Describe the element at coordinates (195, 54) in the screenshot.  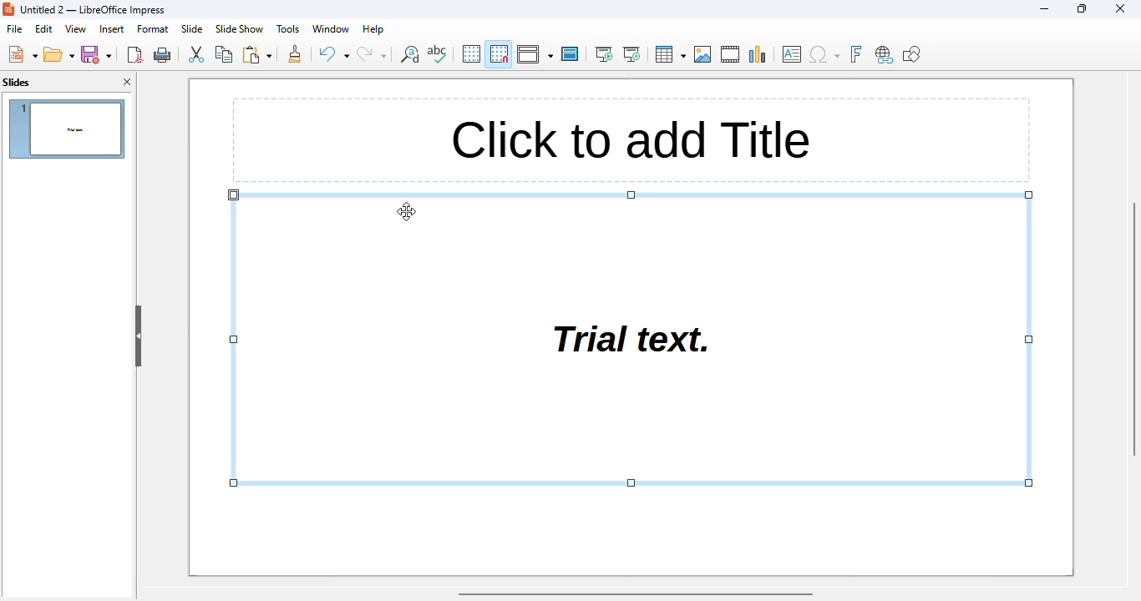
I see `cut` at that location.